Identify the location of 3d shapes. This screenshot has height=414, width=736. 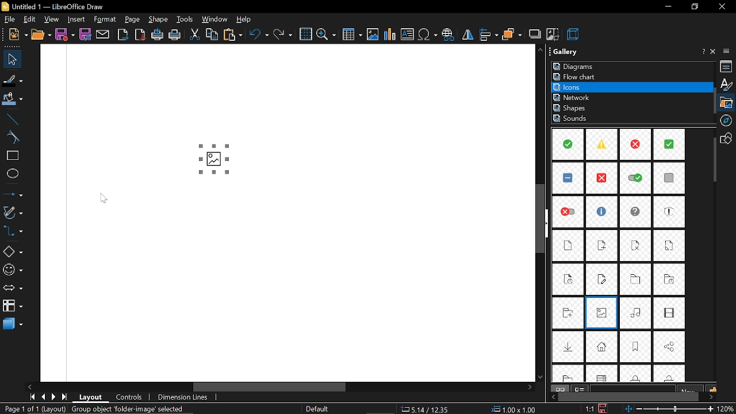
(11, 324).